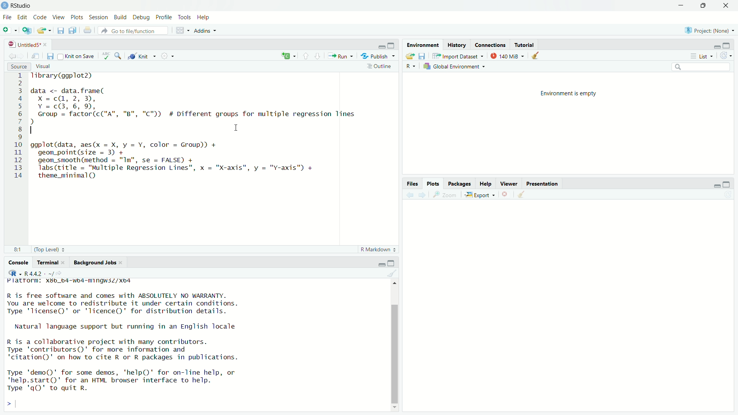 The height and width of the screenshot is (415, 738). I want to click on Viewer, so click(509, 183).